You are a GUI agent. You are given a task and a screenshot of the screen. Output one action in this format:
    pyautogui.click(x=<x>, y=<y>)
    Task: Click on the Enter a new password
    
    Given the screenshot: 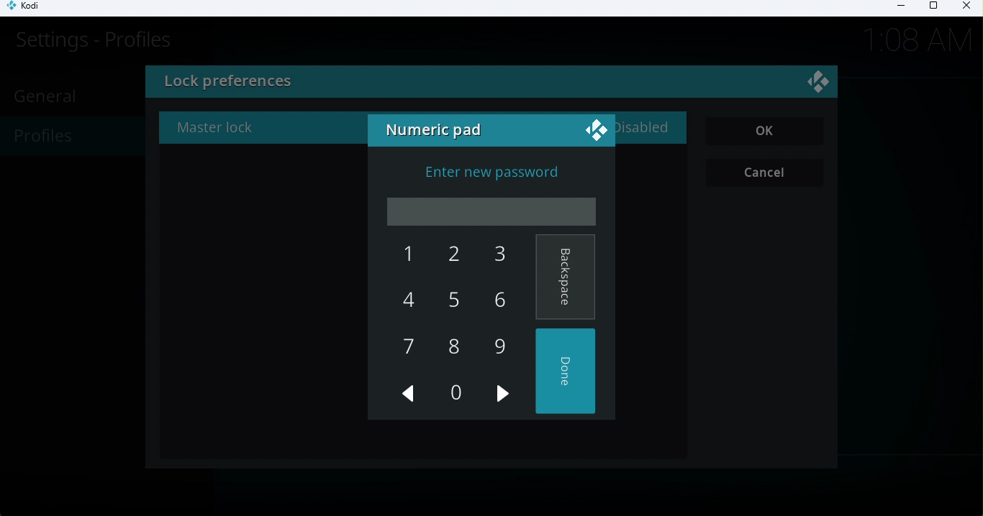 What is the action you would take?
    pyautogui.click(x=493, y=175)
    